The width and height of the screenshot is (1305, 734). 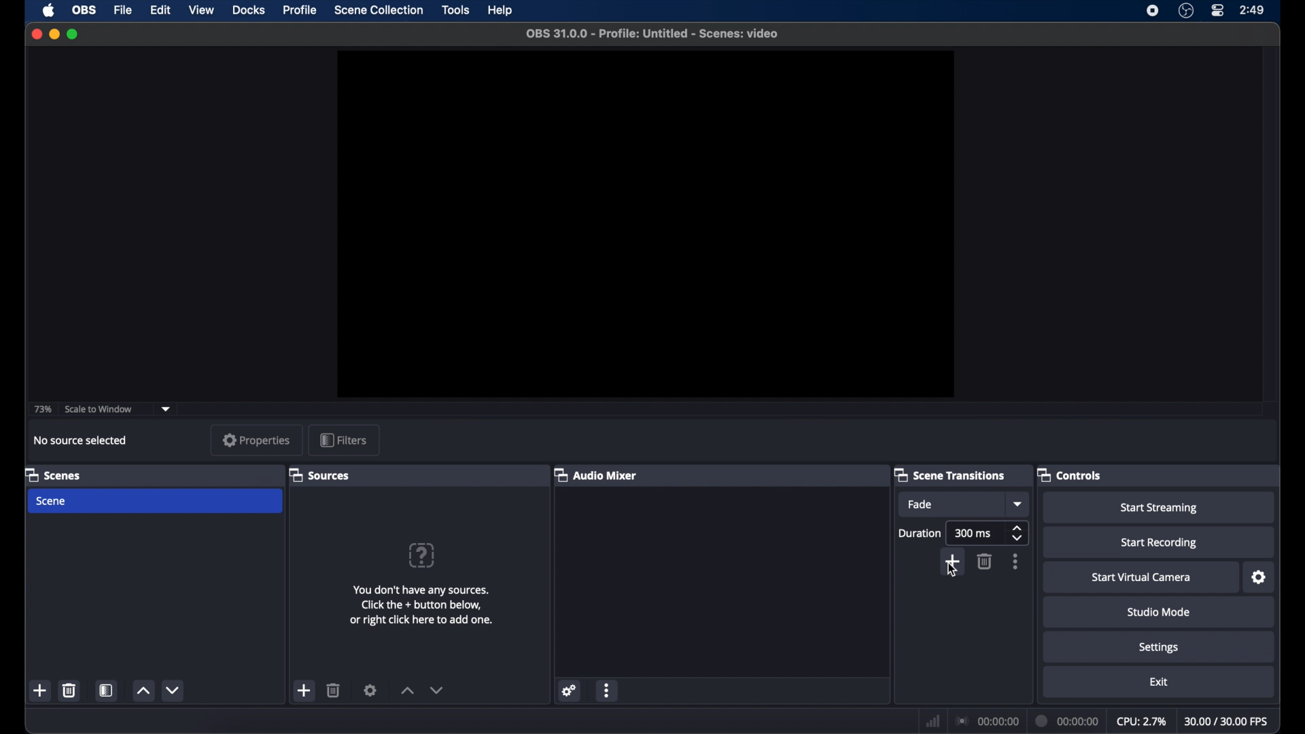 What do you see at coordinates (82, 440) in the screenshot?
I see `no source selected` at bounding box center [82, 440].